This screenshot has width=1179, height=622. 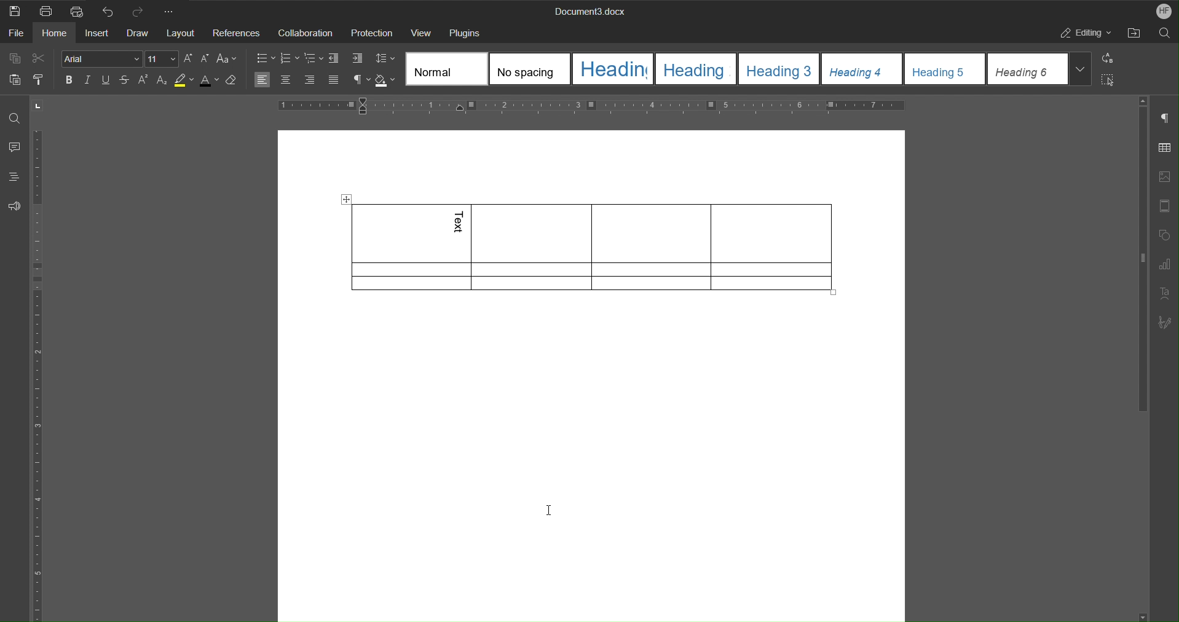 What do you see at coordinates (1161, 10) in the screenshot?
I see `Account` at bounding box center [1161, 10].